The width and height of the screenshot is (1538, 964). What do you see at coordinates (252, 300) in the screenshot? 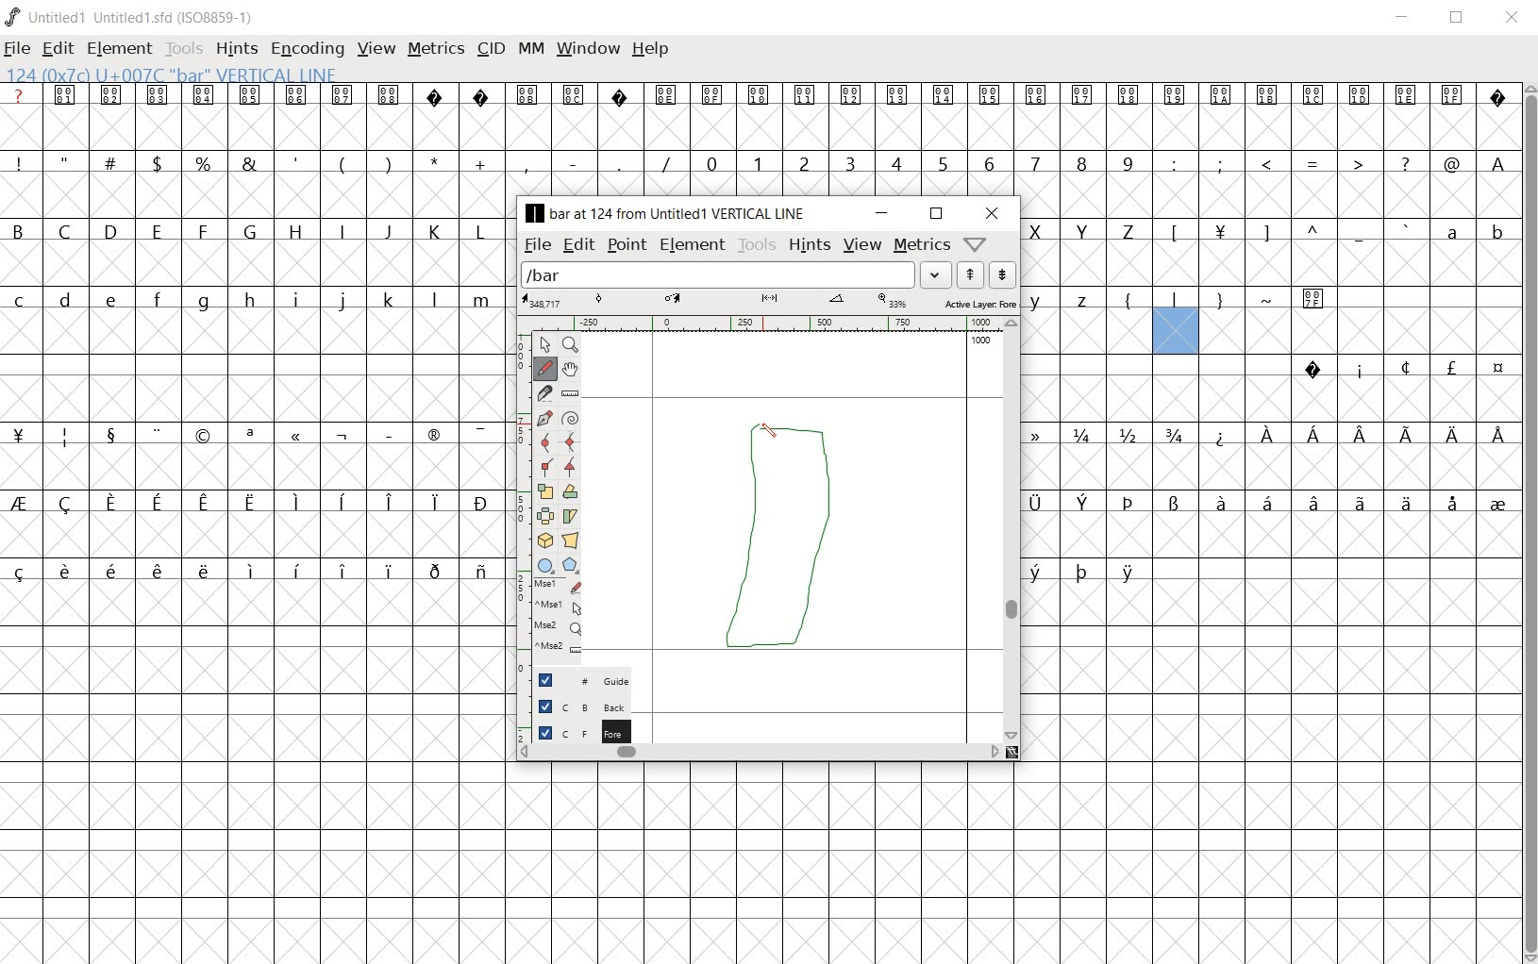
I see `letters and symbols` at bounding box center [252, 300].